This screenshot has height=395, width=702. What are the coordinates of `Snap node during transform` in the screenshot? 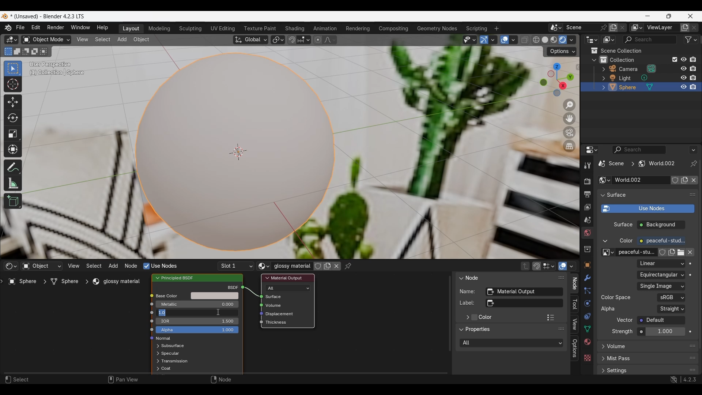 It's located at (537, 266).